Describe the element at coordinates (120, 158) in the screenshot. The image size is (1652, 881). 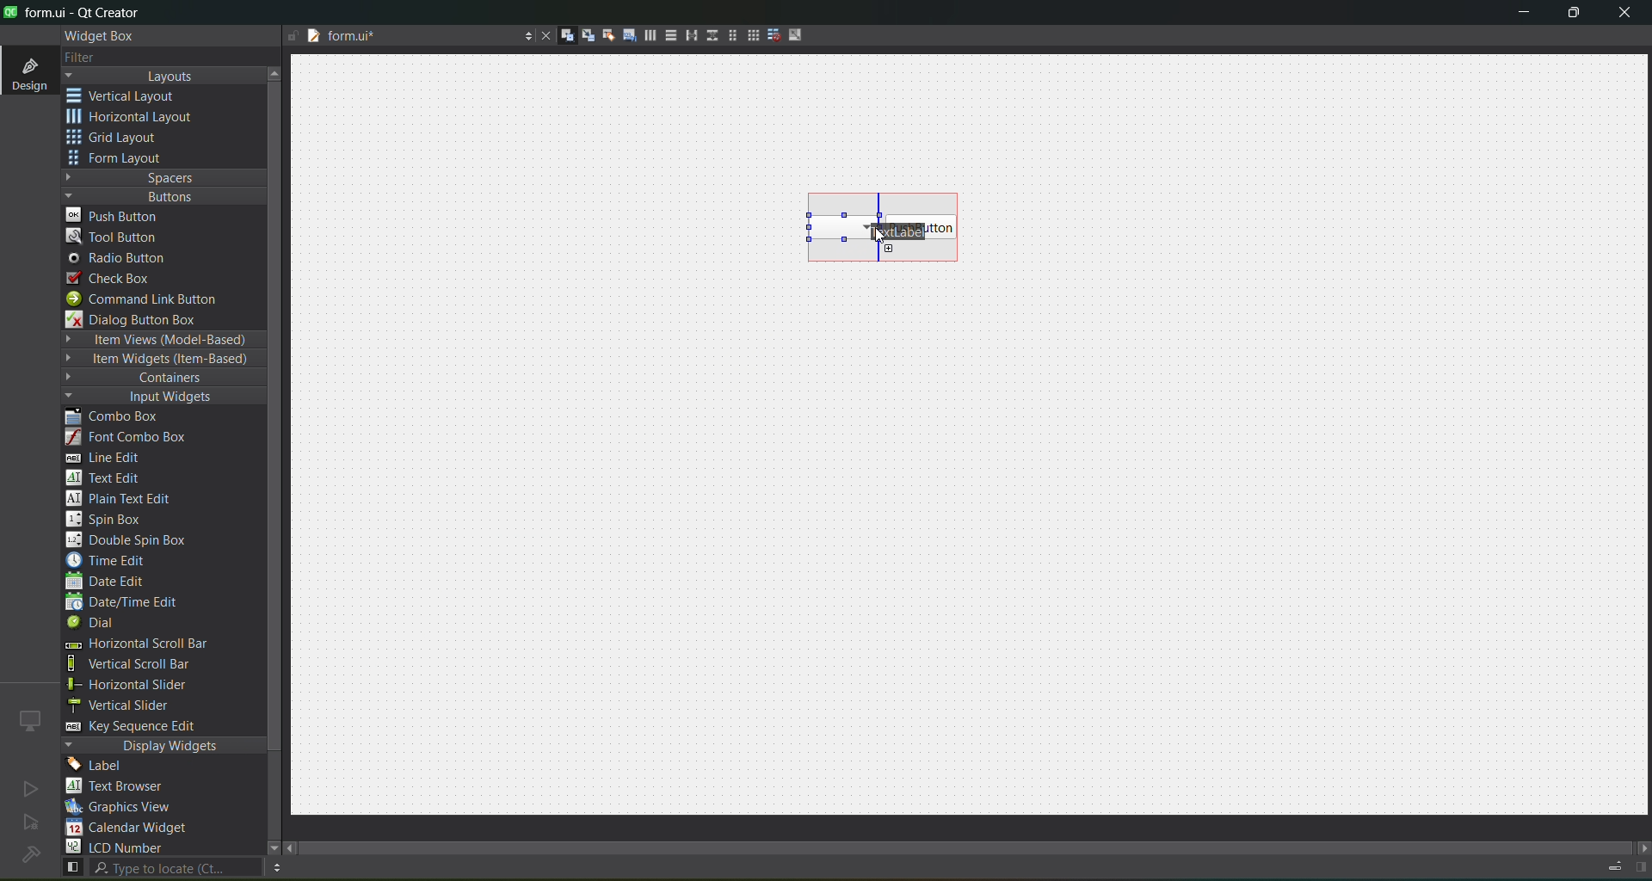
I see `form` at that location.